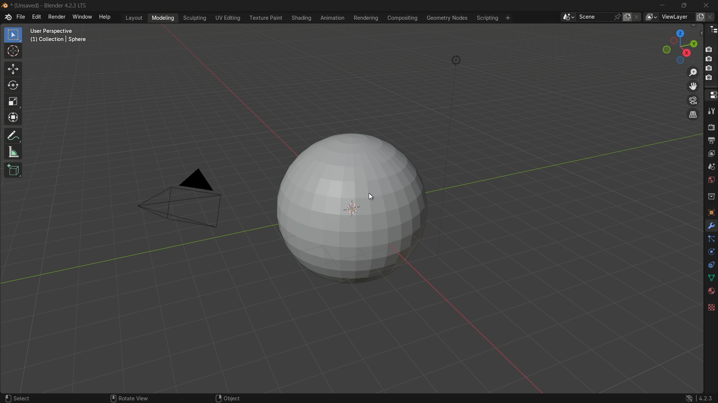 This screenshot has width=718, height=403. Describe the element at coordinates (711, 113) in the screenshot. I see `tools` at that location.